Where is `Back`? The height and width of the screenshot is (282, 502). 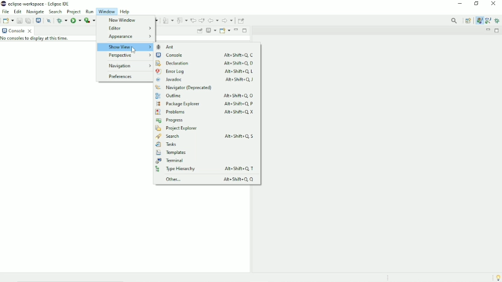
Back is located at coordinates (213, 21).